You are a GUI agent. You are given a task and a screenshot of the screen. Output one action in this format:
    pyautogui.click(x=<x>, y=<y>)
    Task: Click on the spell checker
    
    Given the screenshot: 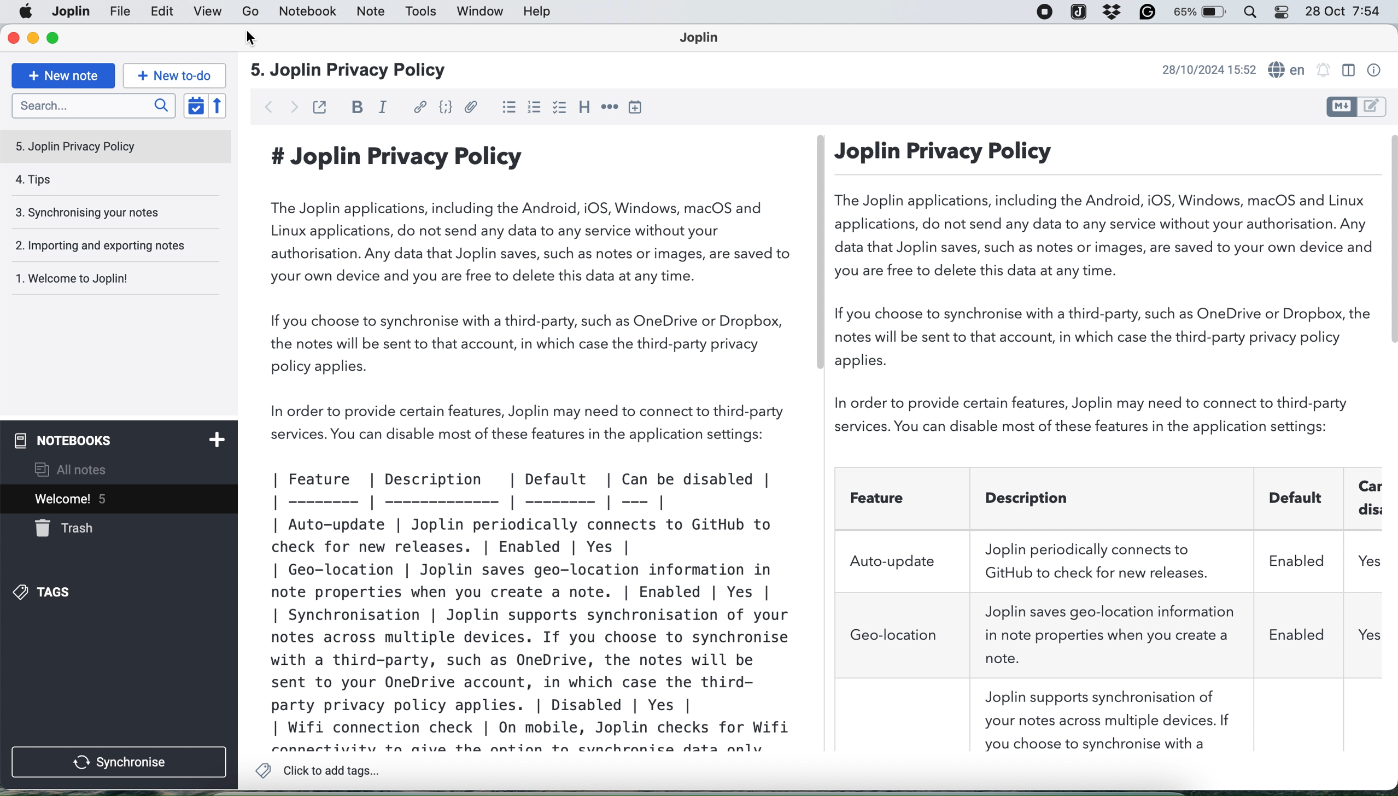 What is the action you would take?
    pyautogui.click(x=1289, y=71)
    